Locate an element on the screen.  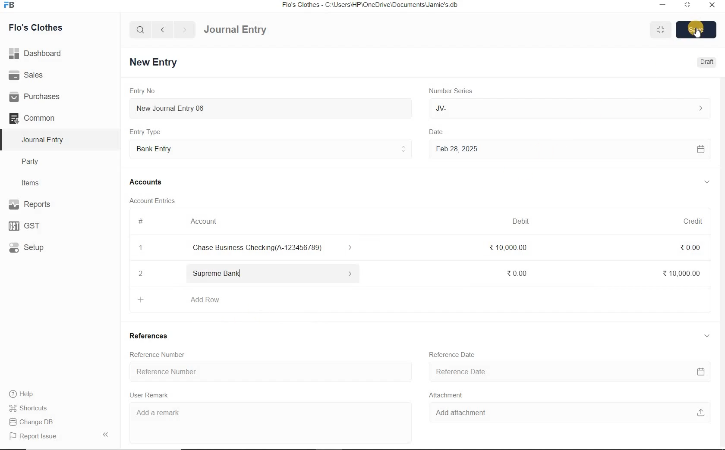
JV is located at coordinates (569, 108).